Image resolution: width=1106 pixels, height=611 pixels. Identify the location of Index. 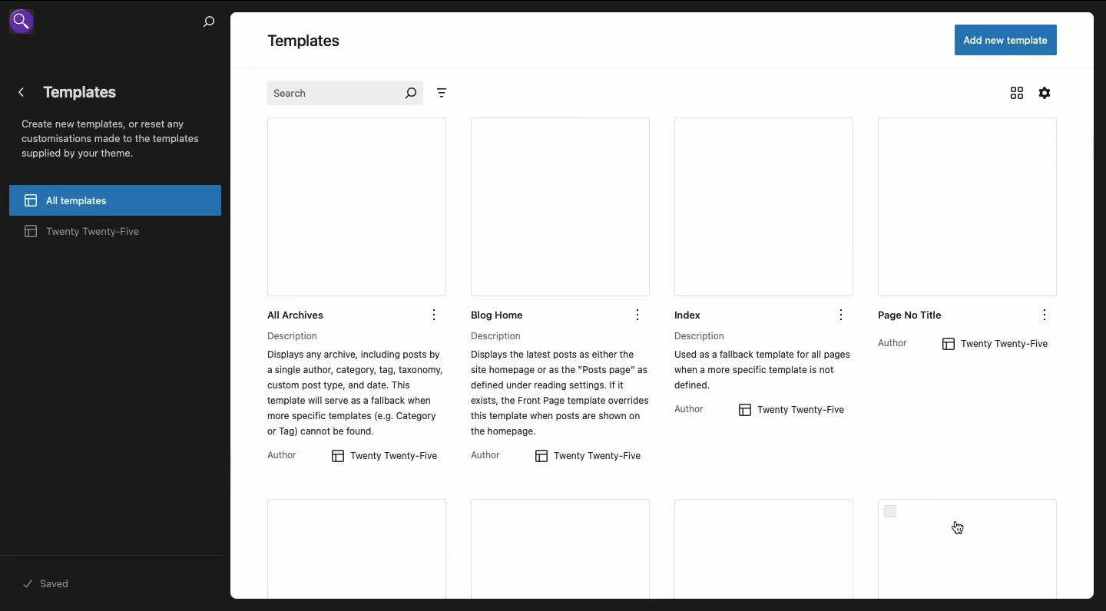
(724, 220).